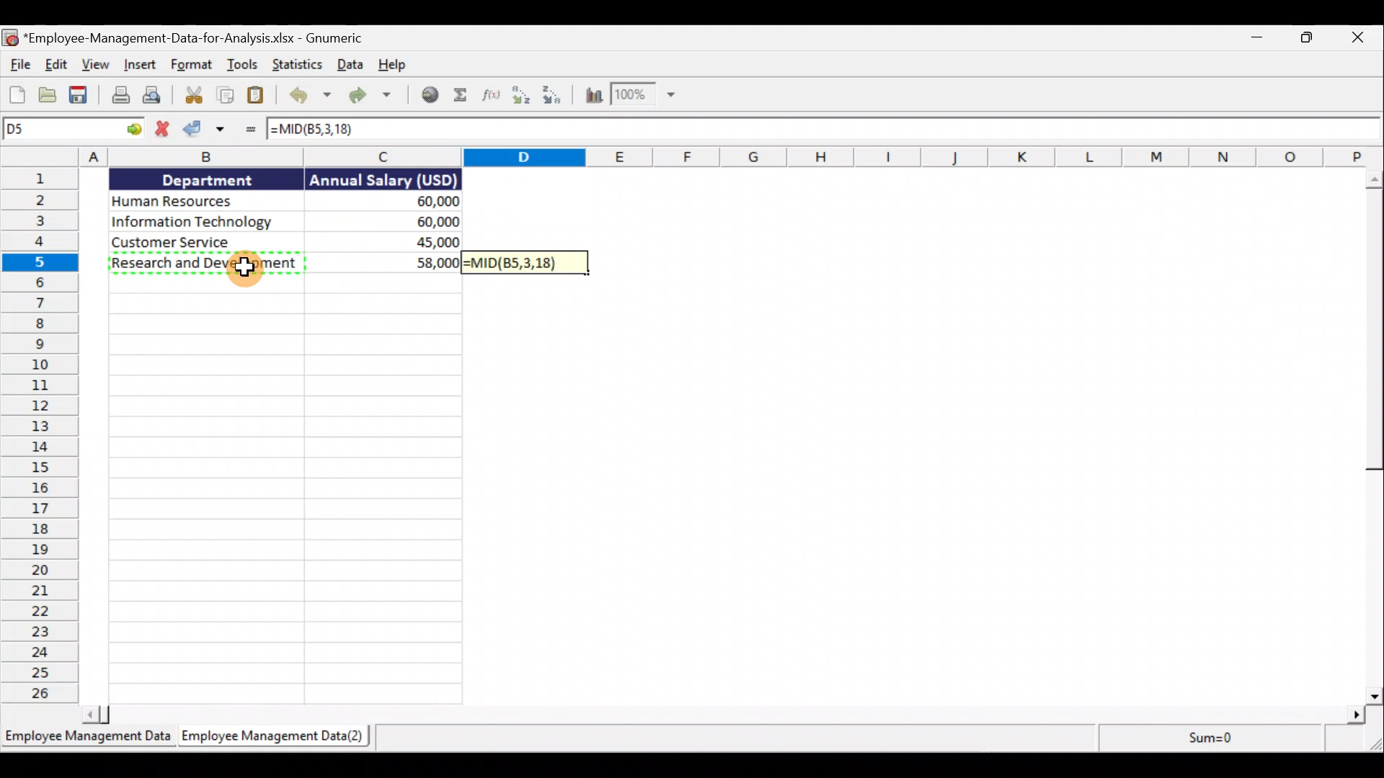  What do you see at coordinates (280, 739) in the screenshot?
I see `Sheet 2` at bounding box center [280, 739].